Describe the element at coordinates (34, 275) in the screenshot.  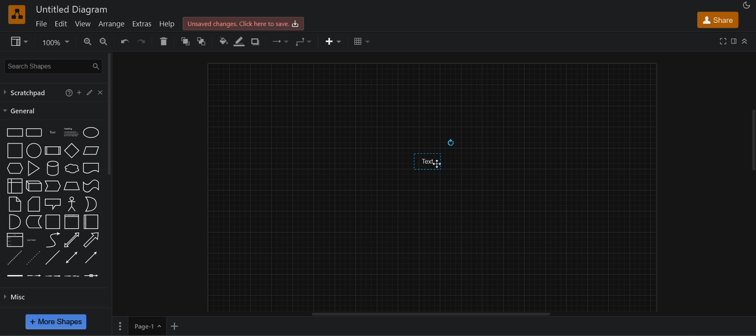
I see `Connector with labels` at that location.